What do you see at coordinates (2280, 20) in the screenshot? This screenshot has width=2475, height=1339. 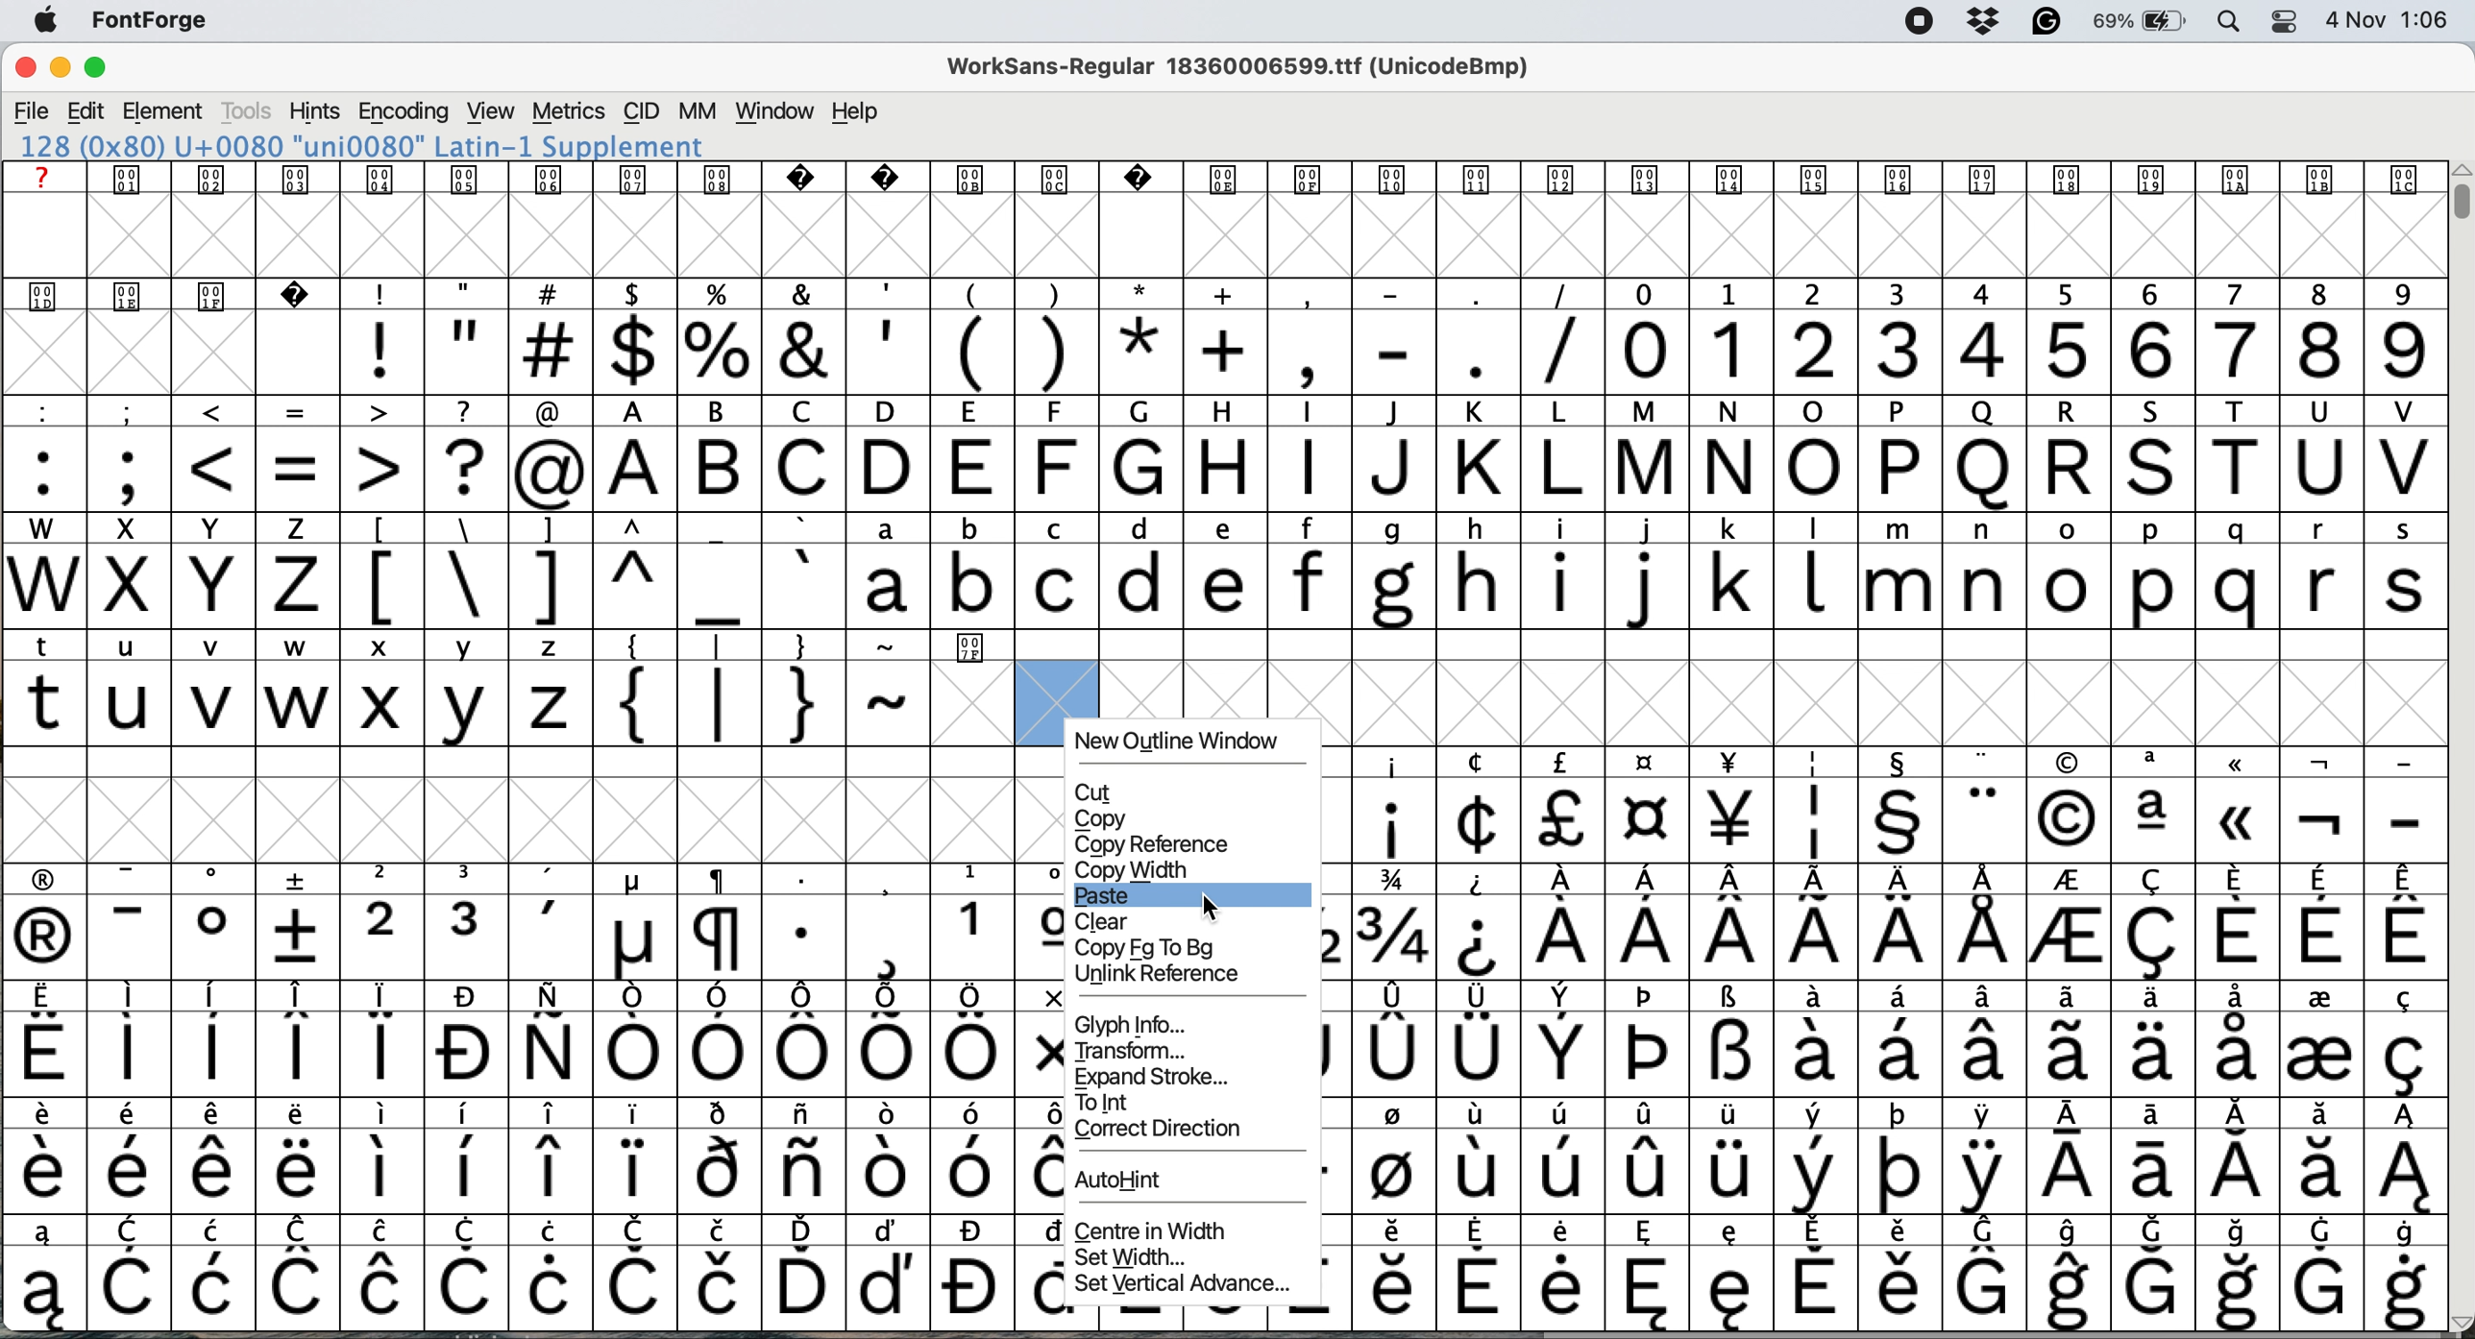 I see `control center` at bounding box center [2280, 20].